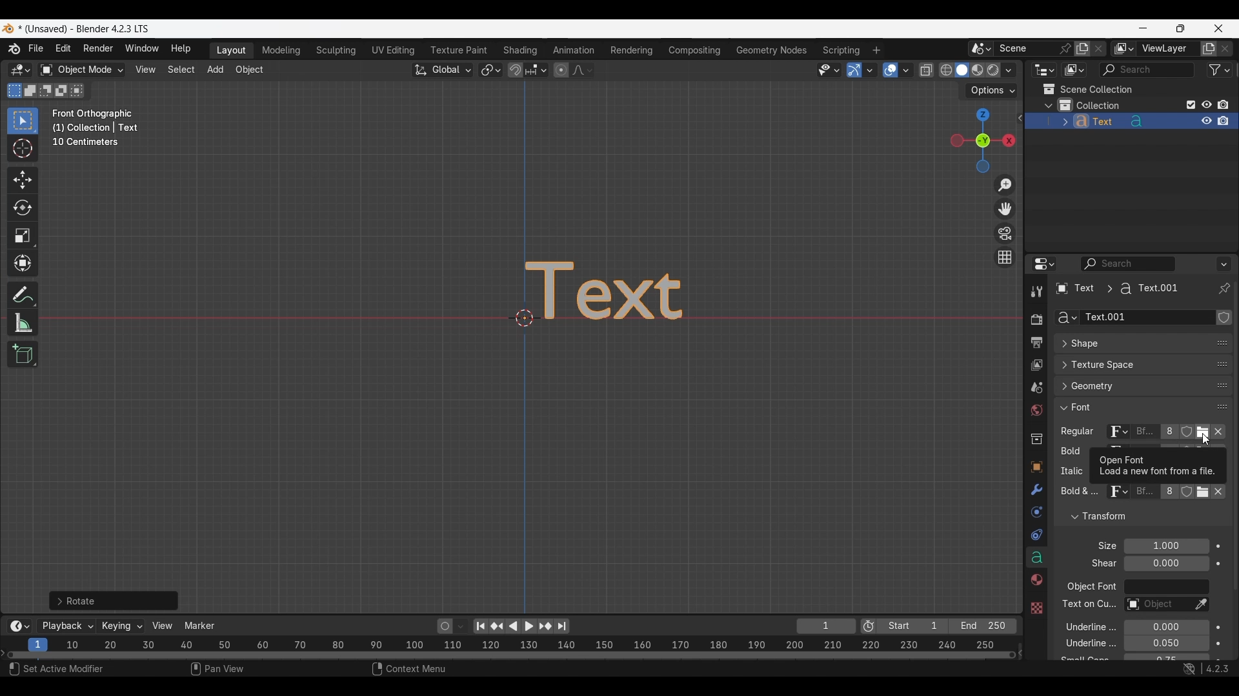 The width and height of the screenshot is (1239, 696). What do you see at coordinates (460, 50) in the screenshot?
I see `Texture paint workspace` at bounding box center [460, 50].